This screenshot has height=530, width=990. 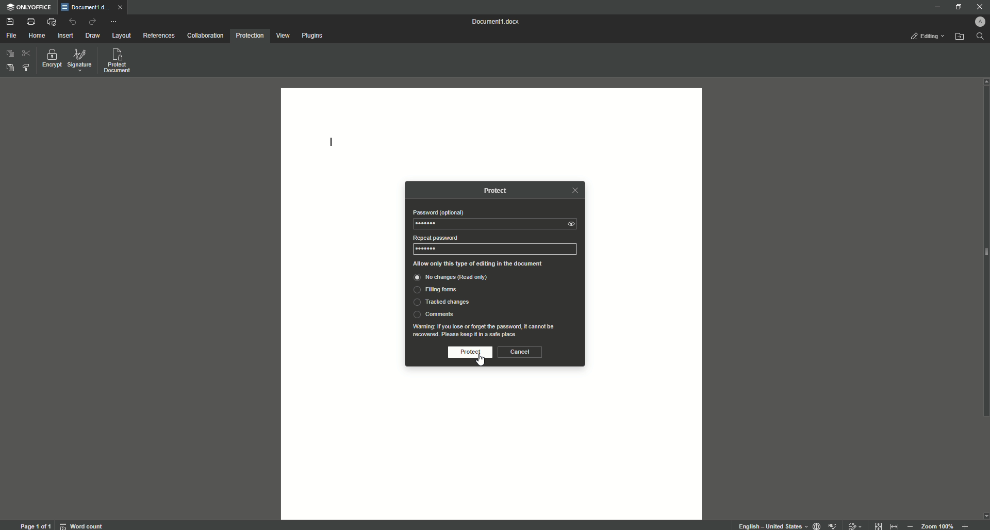 What do you see at coordinates (879, 524) in the screenshot?
I see `fit to page` at bounding box center [879, 524].